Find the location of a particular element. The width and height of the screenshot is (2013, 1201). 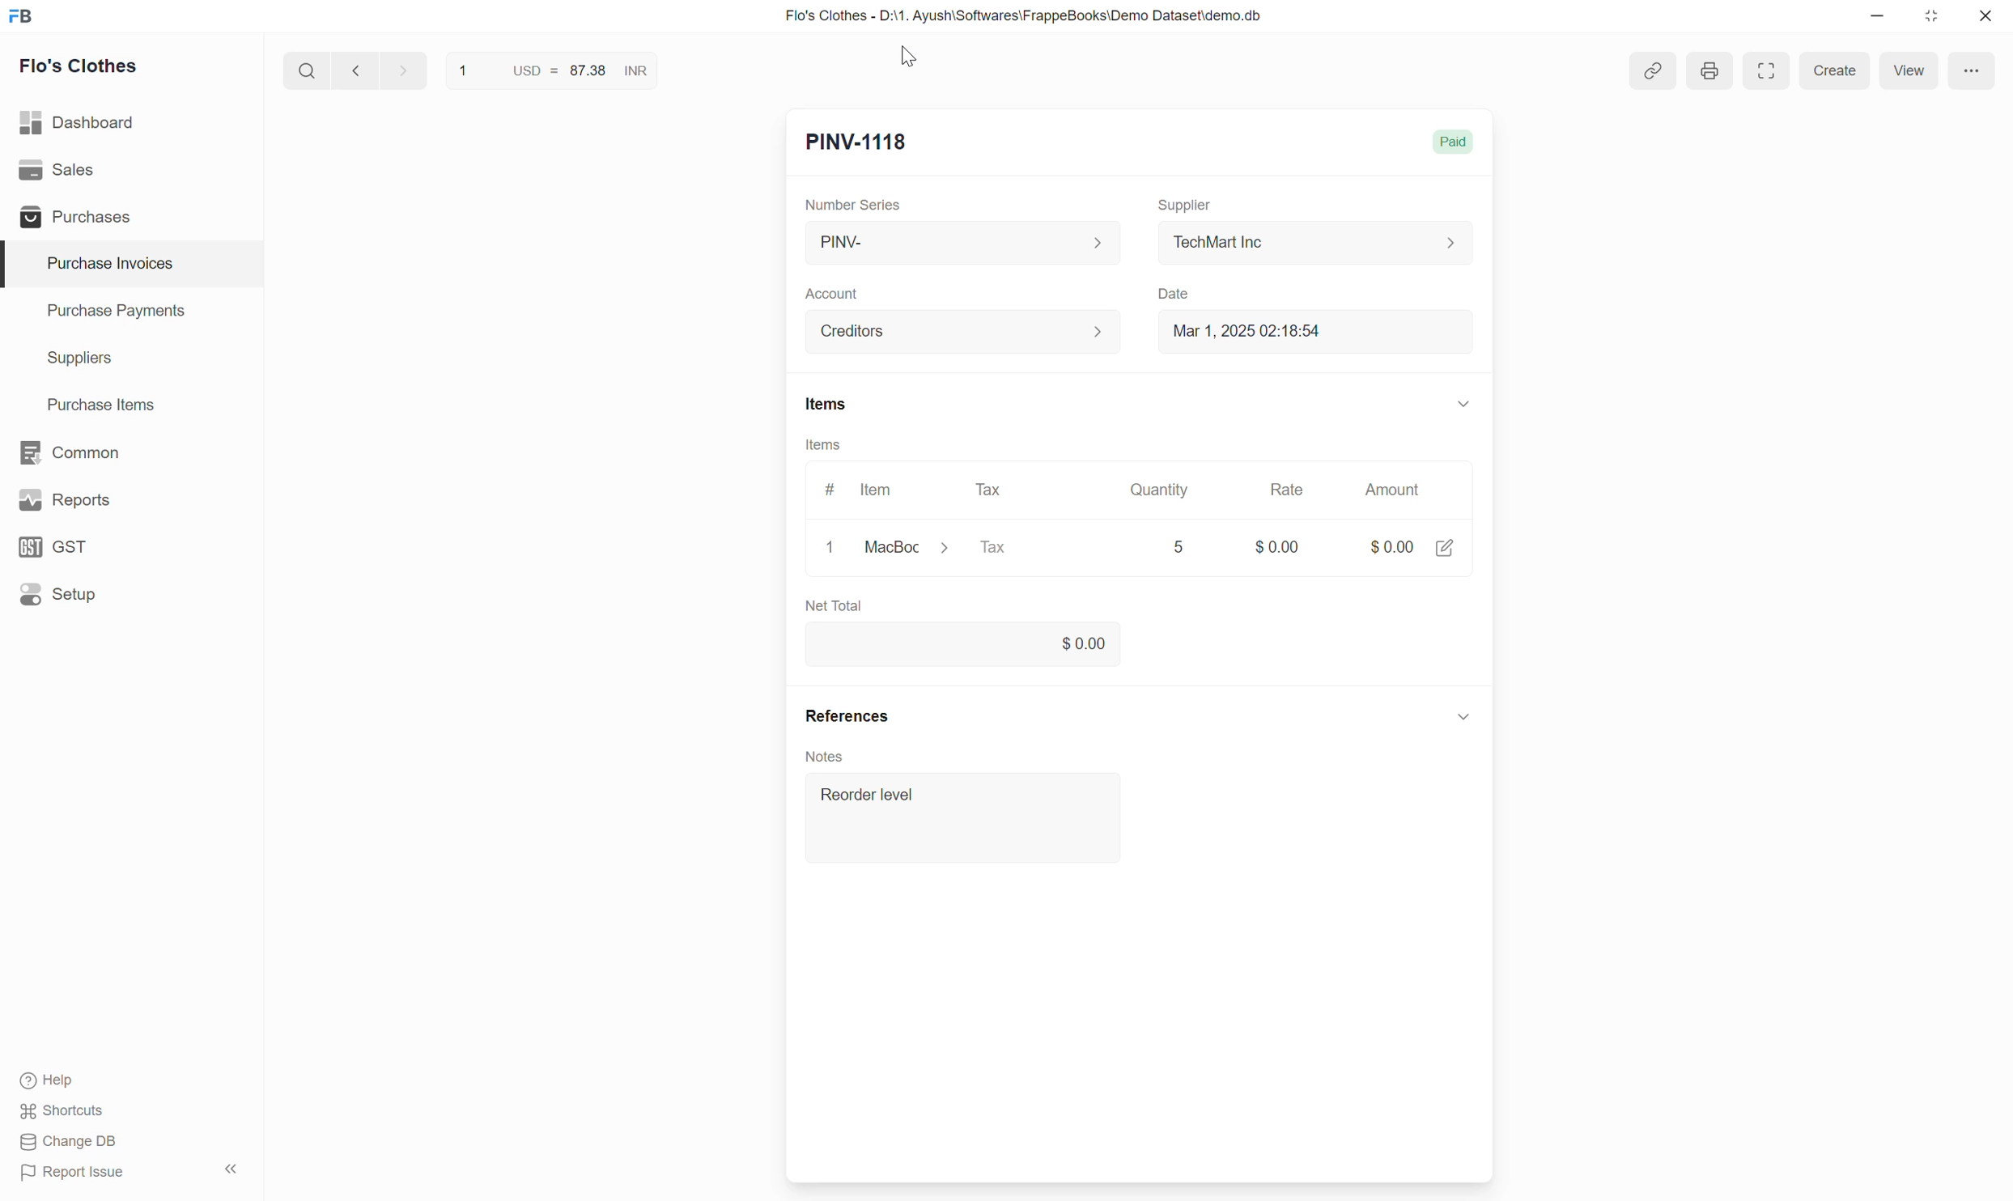

0.00 is located at coordinates (960, 641).